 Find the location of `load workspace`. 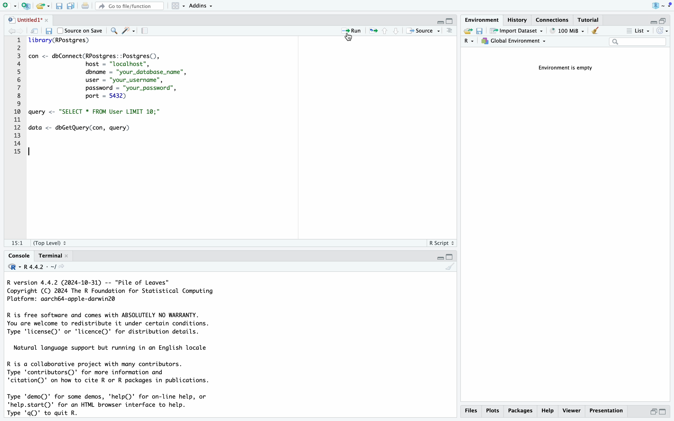

load workspace is located at coordinates (468, 31).